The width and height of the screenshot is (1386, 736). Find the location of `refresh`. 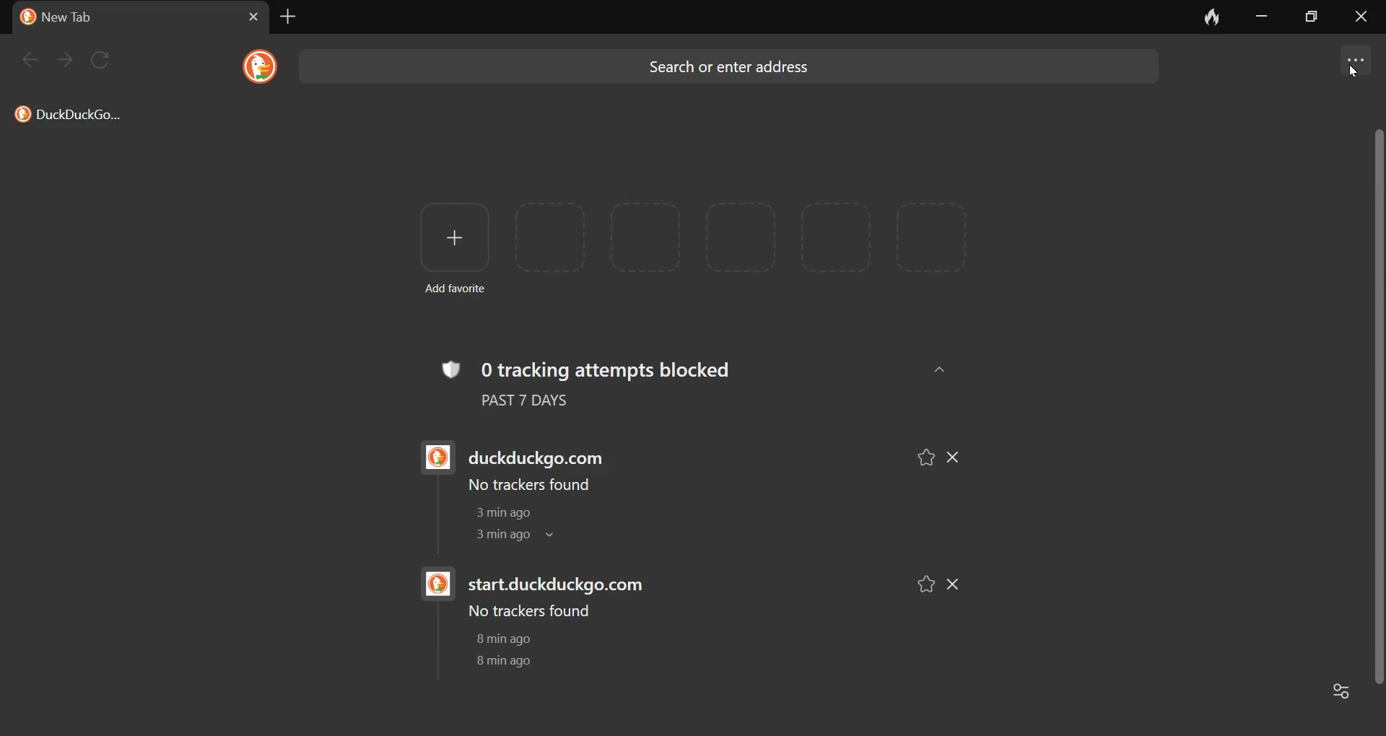

refresh is located at coordinates (103, 56).